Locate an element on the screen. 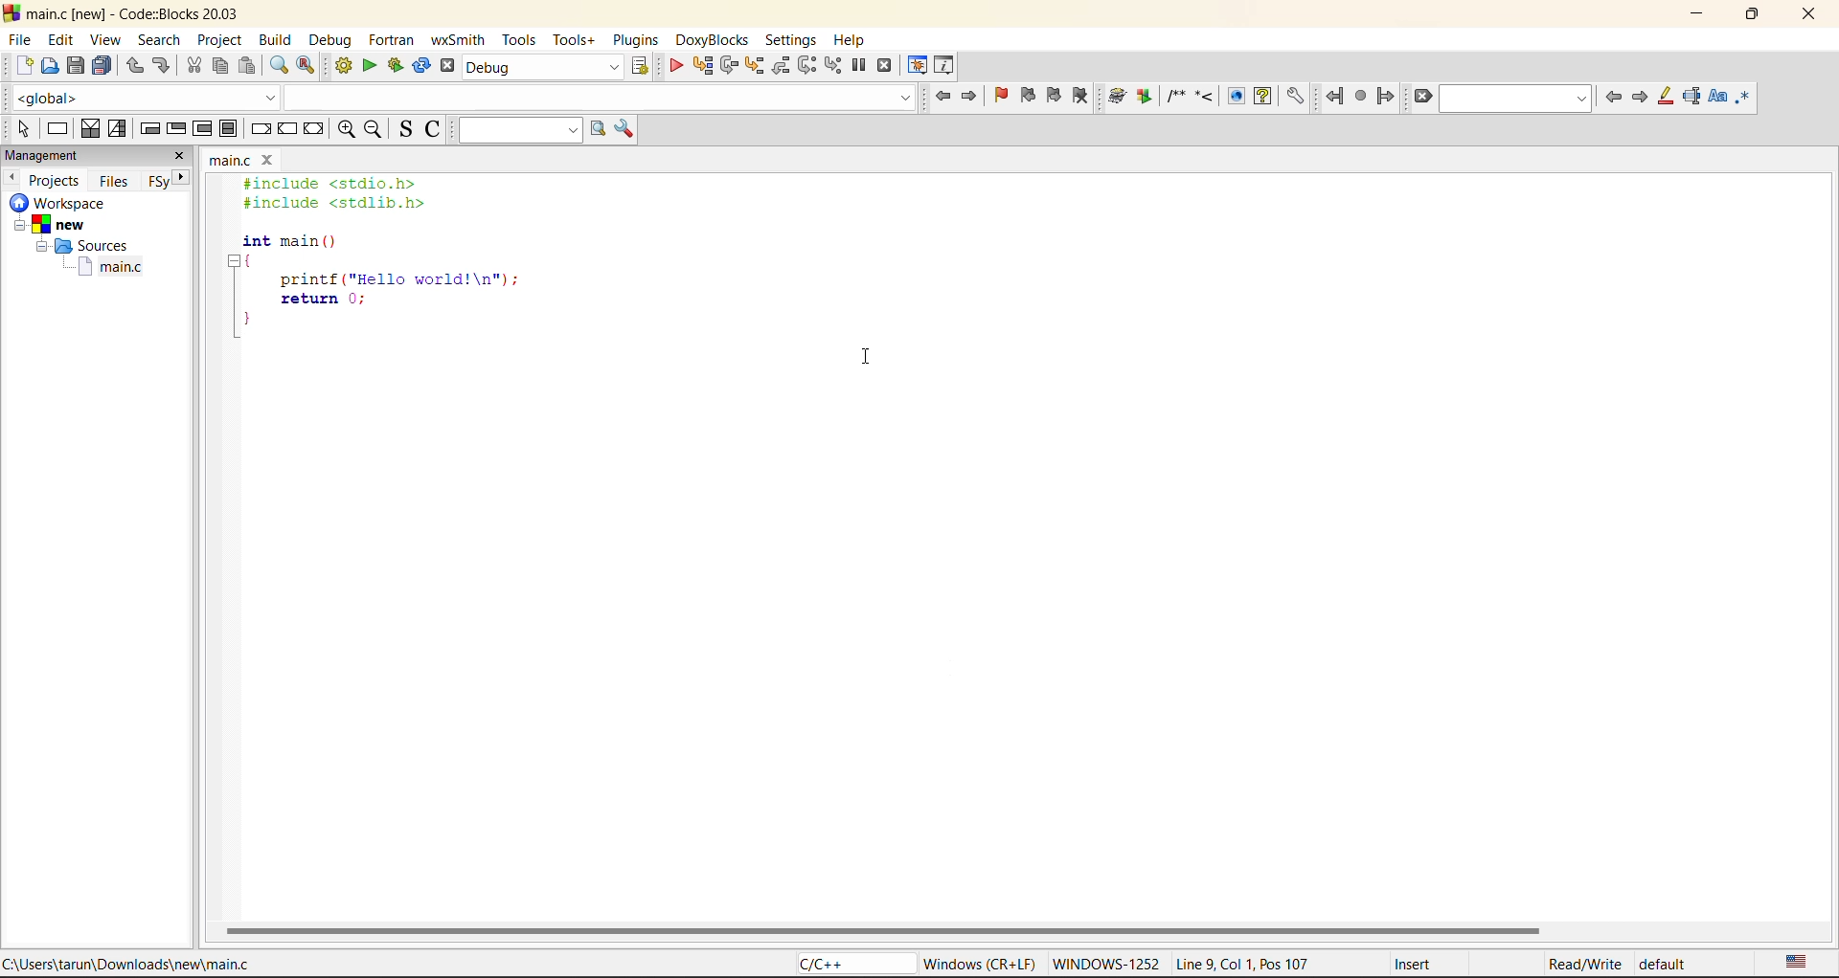 The height and width of the screenshot is (978, 1839). decision is located at coordinates (90, 128).